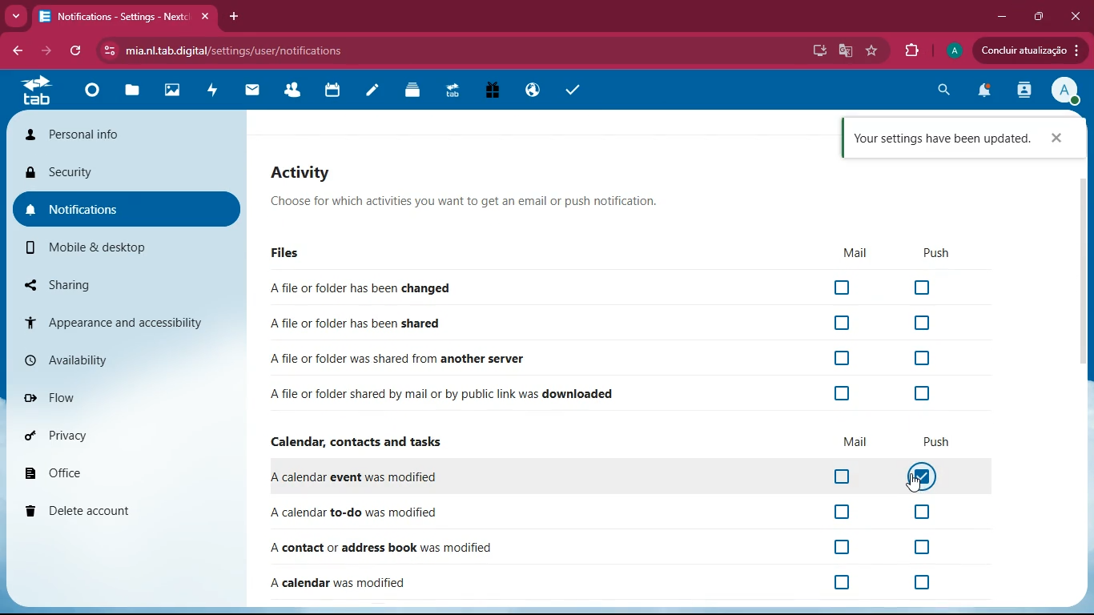 The width and height of the screenshot is (1094, 615). I want to click on mia.nltab.digital/settings/user/notifications, so click(240, 50).